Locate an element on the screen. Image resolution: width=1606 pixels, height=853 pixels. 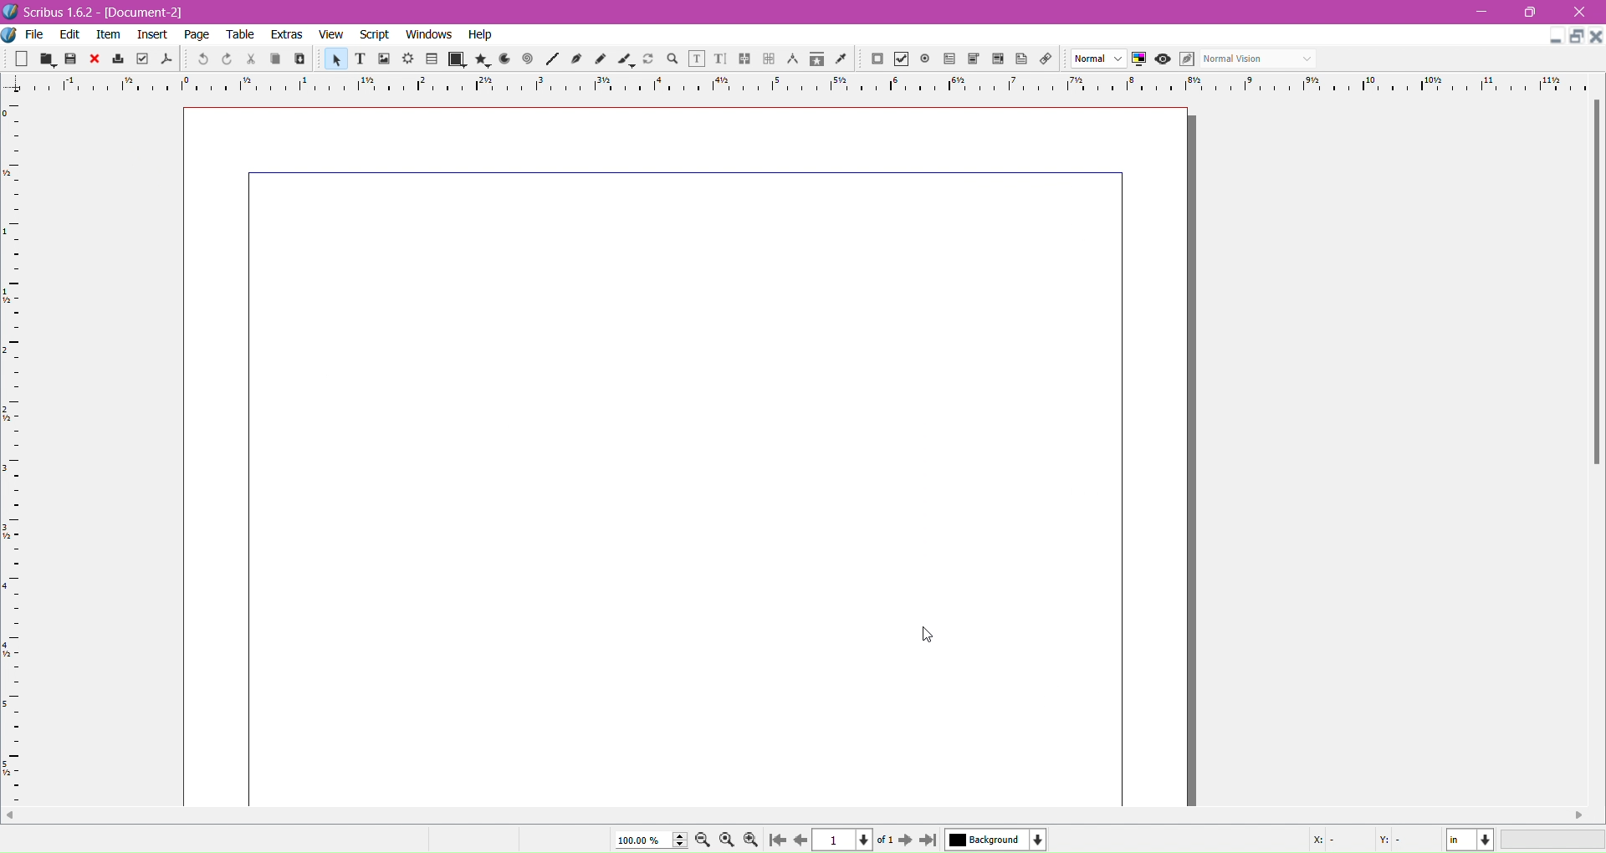
icon is located at coordinates (693, 59).